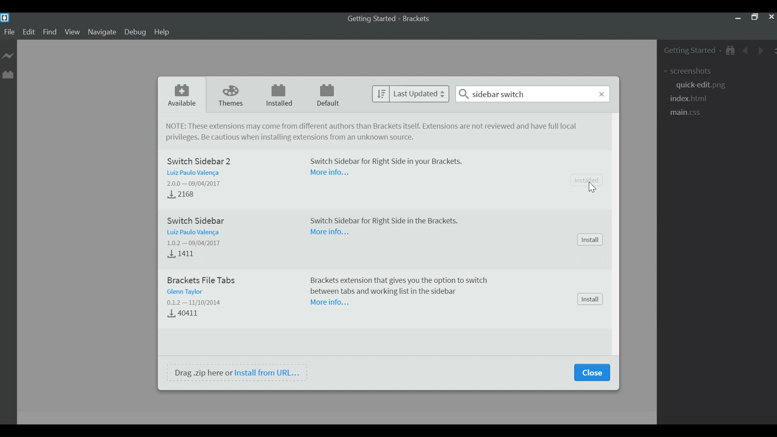 The image size is (777, 437). What do you see at coordinates (198, 161) in the screenshot?
I see `Switch Sidebar 2` at bounding box center [198, 161].